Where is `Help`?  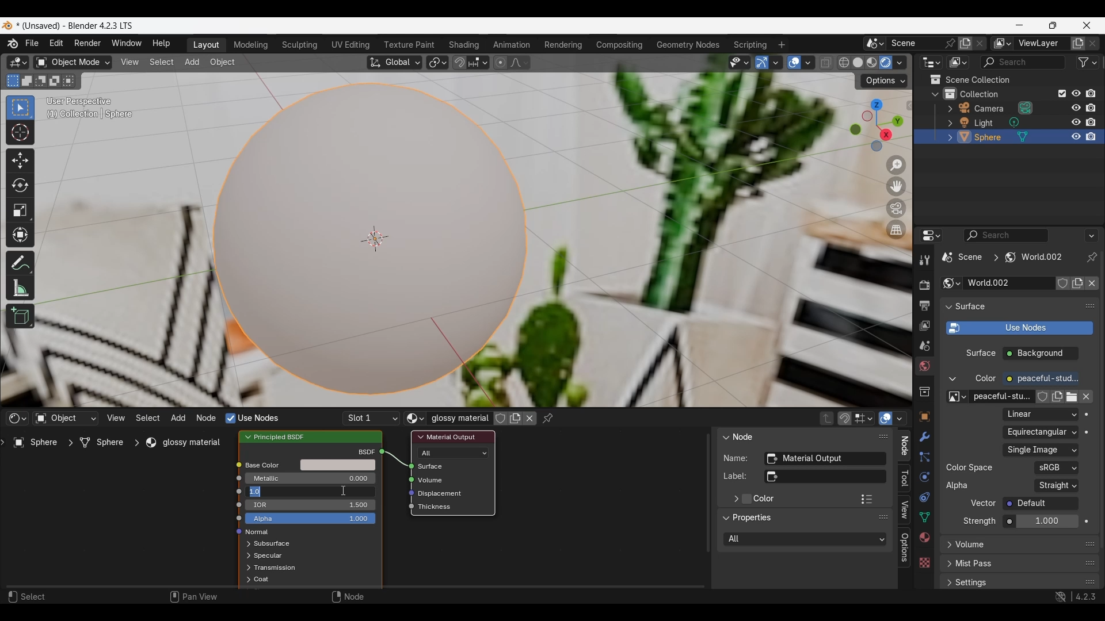
Help is located at coordinates (162, 44).